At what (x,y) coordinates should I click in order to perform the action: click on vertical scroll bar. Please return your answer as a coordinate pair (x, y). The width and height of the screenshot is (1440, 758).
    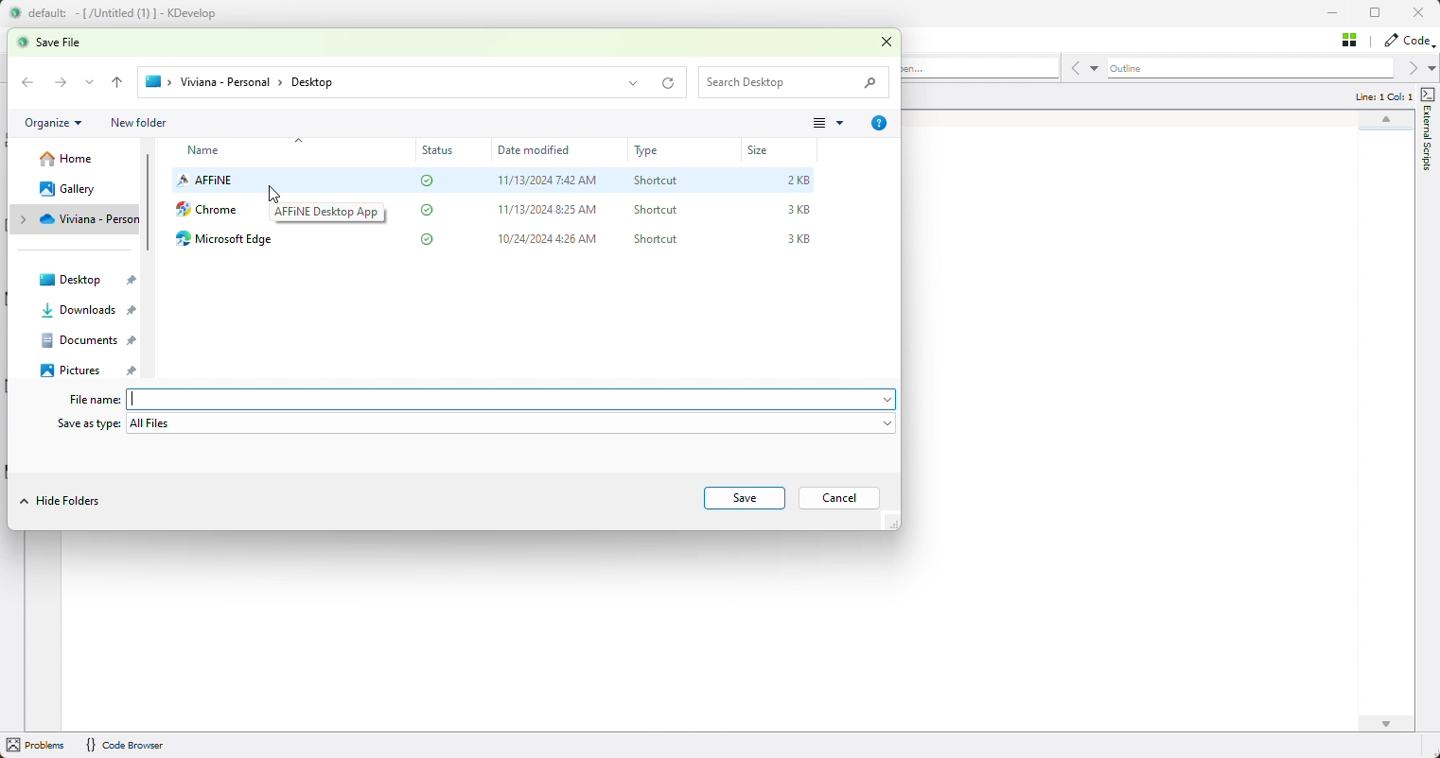
    Looking at the image, I should click on (149, 204).